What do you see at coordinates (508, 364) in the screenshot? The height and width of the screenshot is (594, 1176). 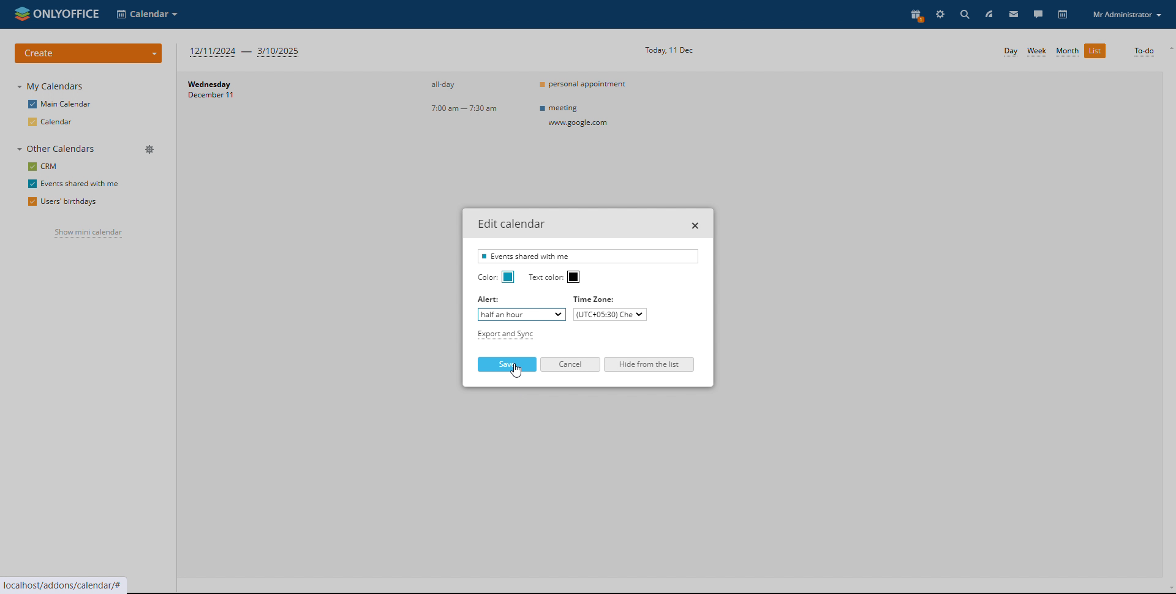 I see `save` at bounding box center [508, 364].